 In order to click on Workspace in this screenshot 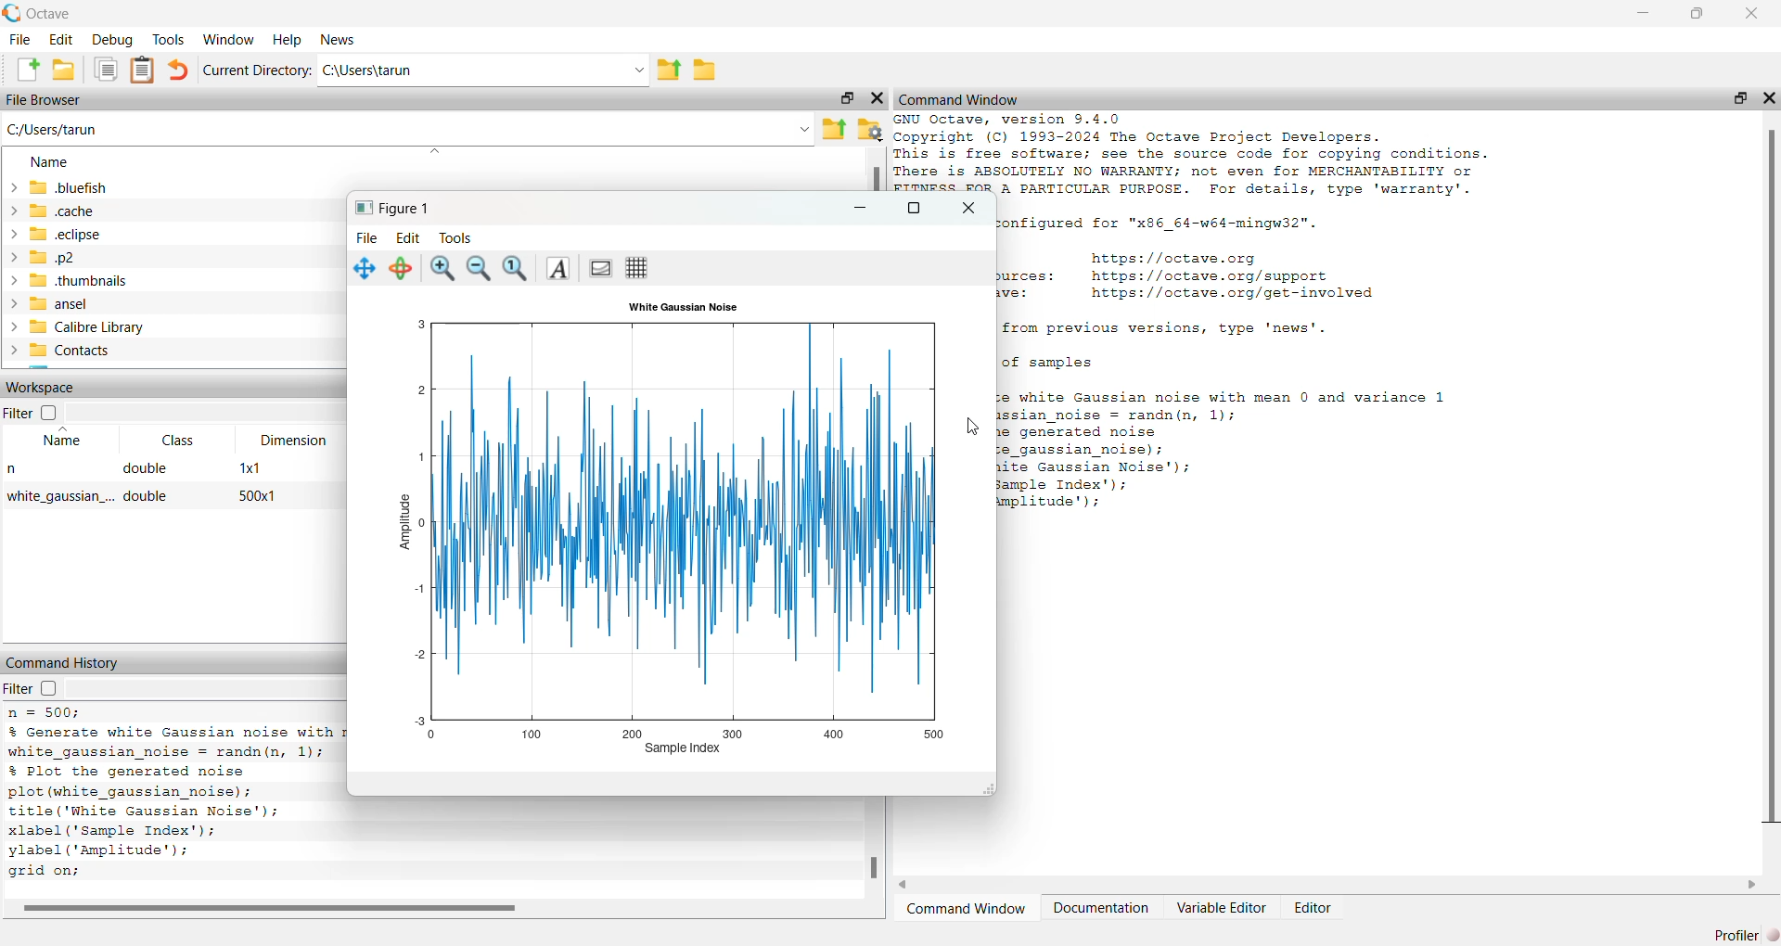, I will do `click(43, 390)`.